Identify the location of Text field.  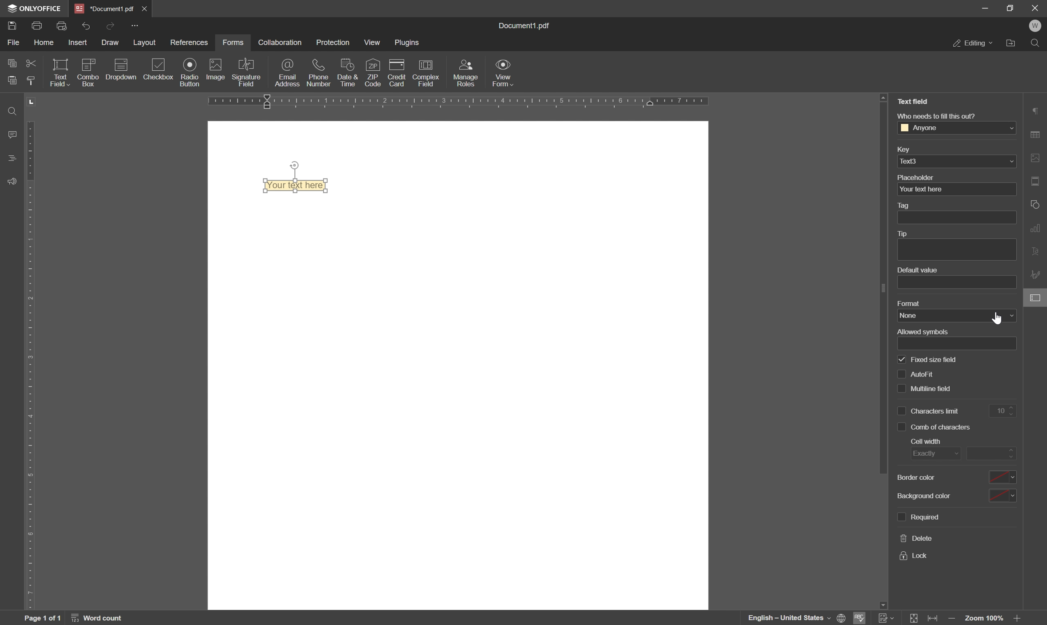
(299, 186).